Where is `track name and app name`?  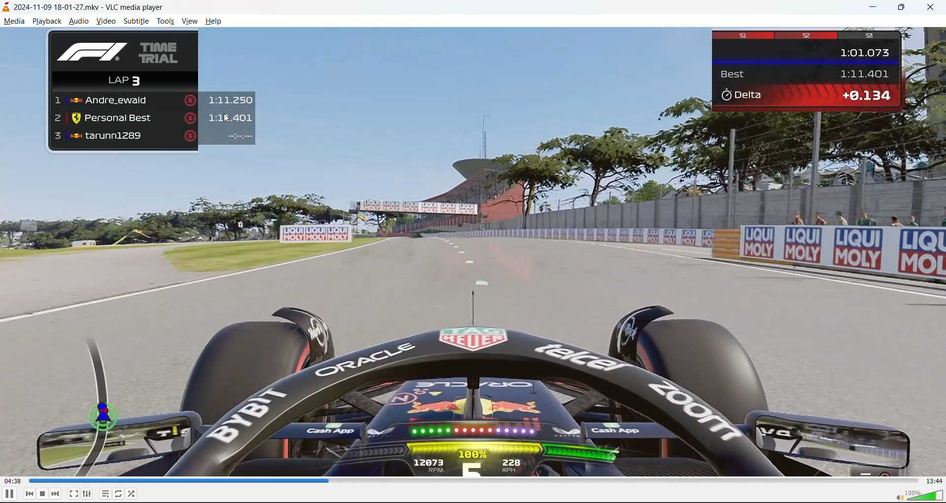 track name and app name is located at coordinates (89, 7).